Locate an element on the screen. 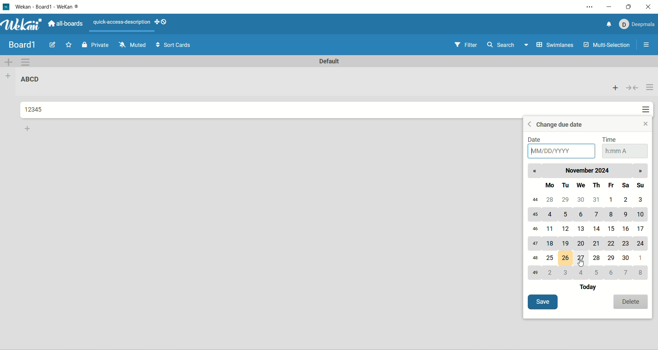 Image resolution: width=658 pixels, height=350 pixels. muted is located at coordinates (133, 45).